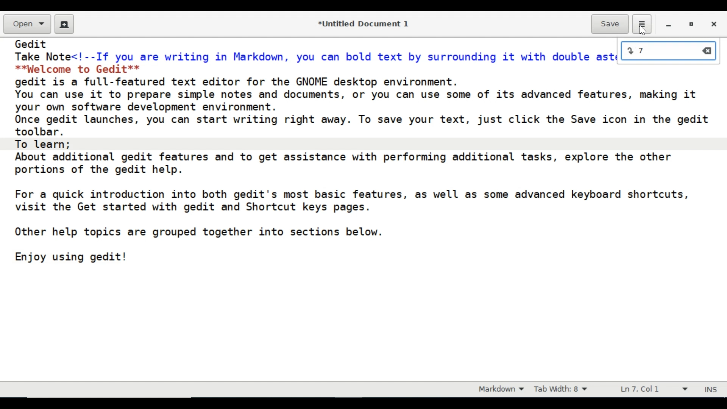 This screenshot has height=409, width=727. What do you see at coordinates (27, 24) in the screenshot?
I see `Open` at bounding box center [27, 24].